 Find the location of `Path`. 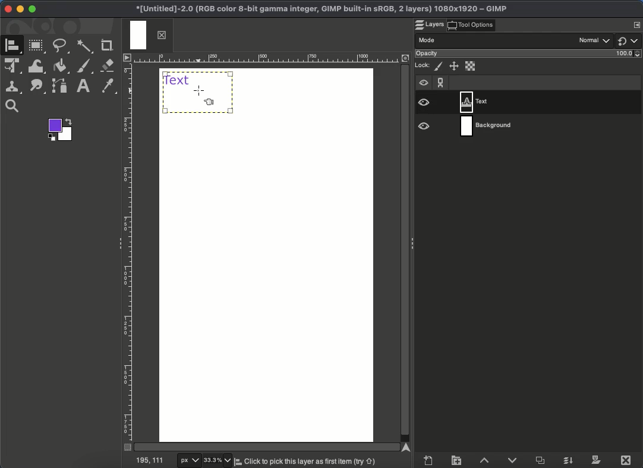

Path is located at coordinates (38, 87).